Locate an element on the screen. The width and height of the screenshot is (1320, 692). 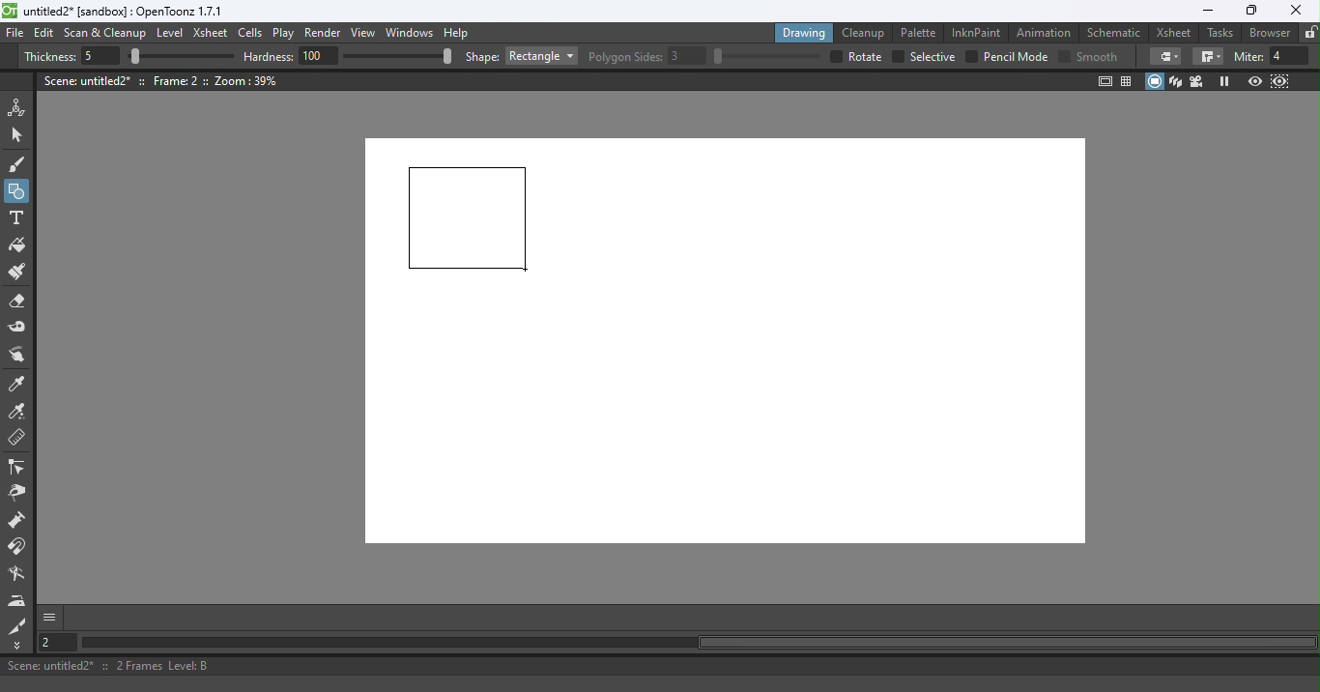
Horizontal scroll bar is located at coordinates (698, 643).